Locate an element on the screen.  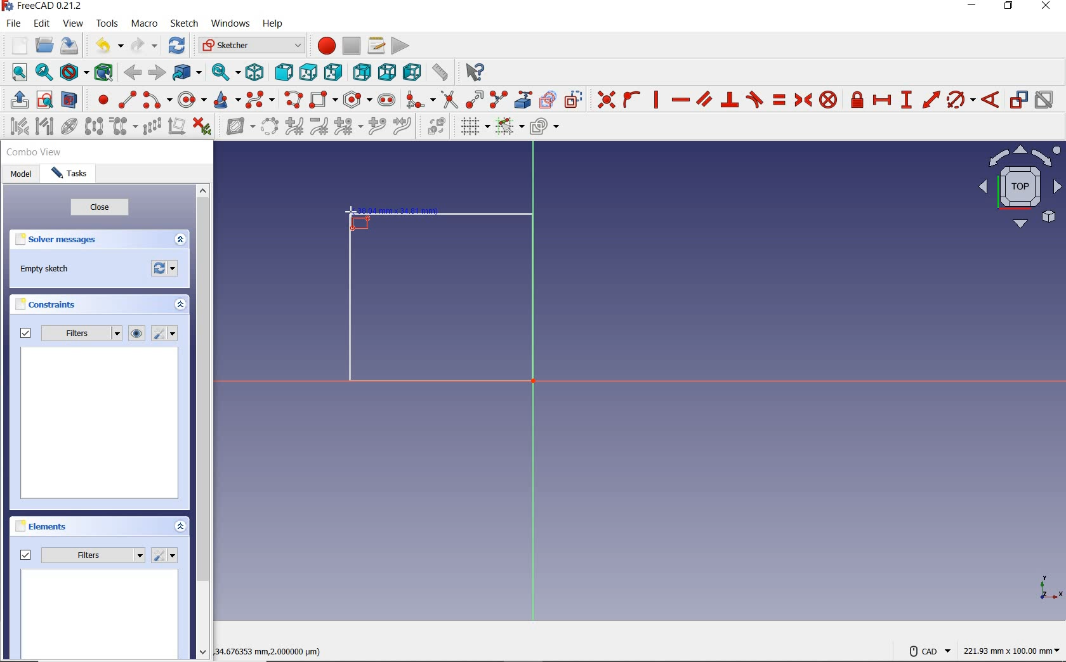
scrollbar is located at coordinates (204, 423).